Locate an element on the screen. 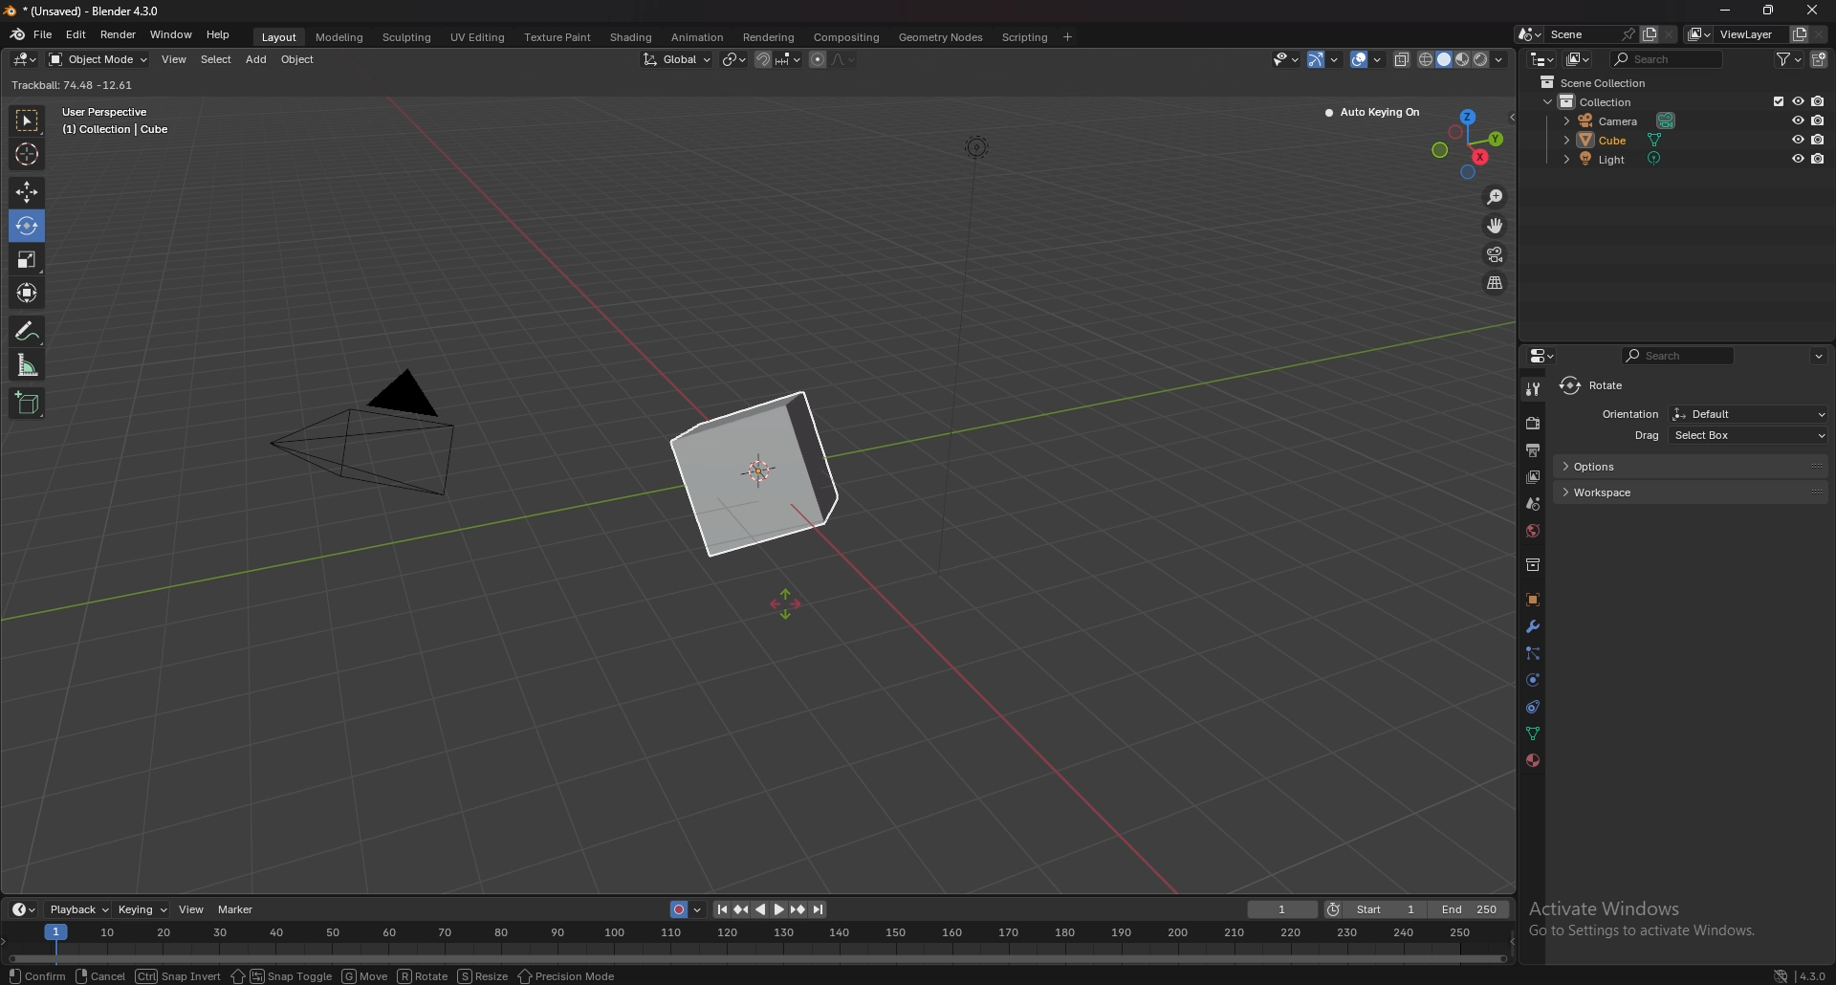  search is located at coordinates (1679, 355).